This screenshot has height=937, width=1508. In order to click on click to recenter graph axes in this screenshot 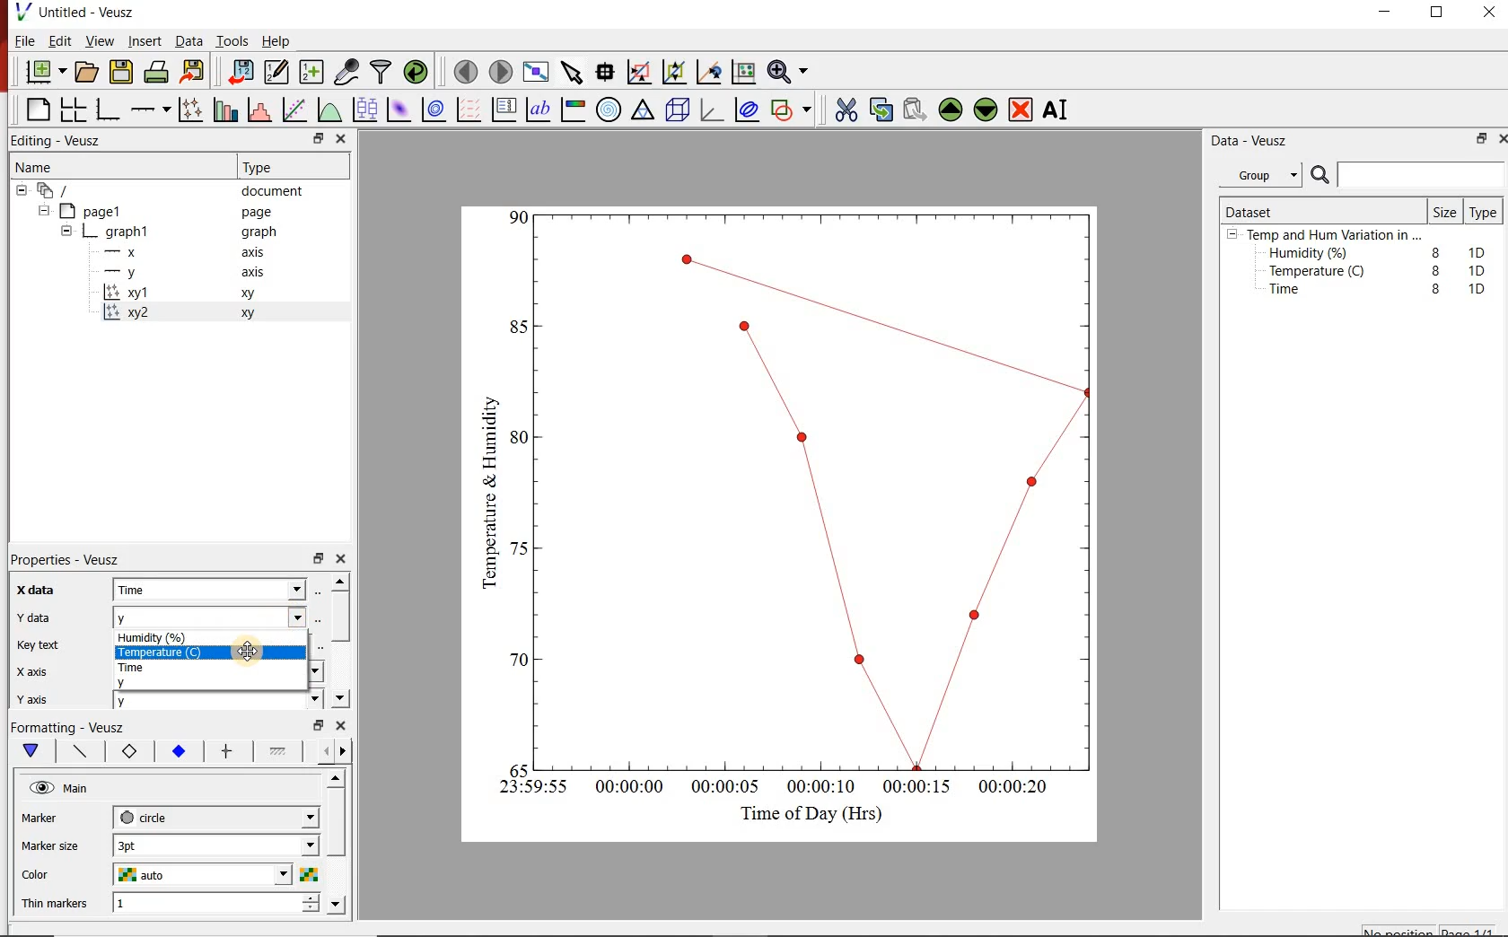, I will do `click(709, 72)`.